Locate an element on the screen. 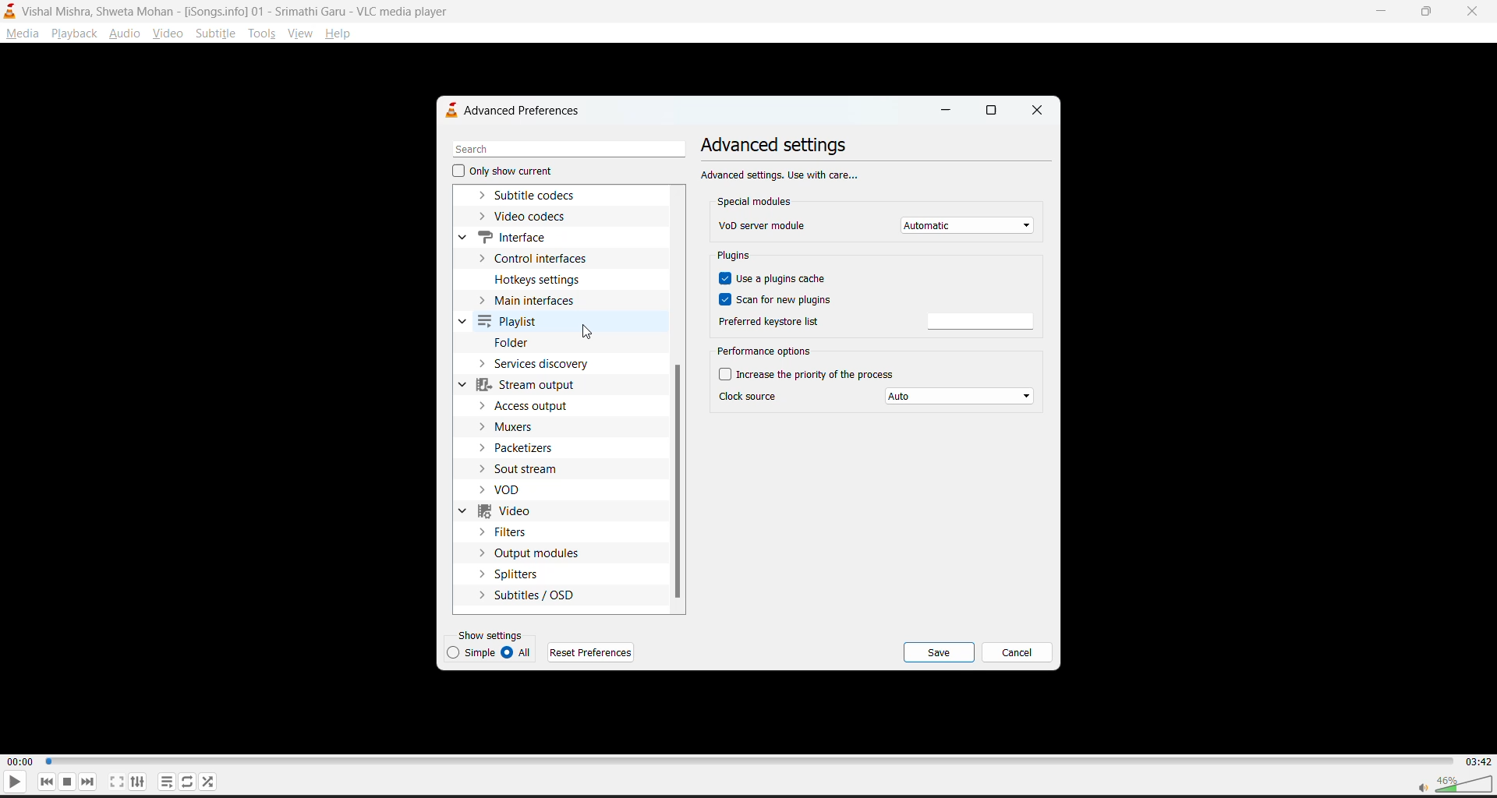 This screenshot has width=1497, height=798. interface is located at coordinates (518, 238).